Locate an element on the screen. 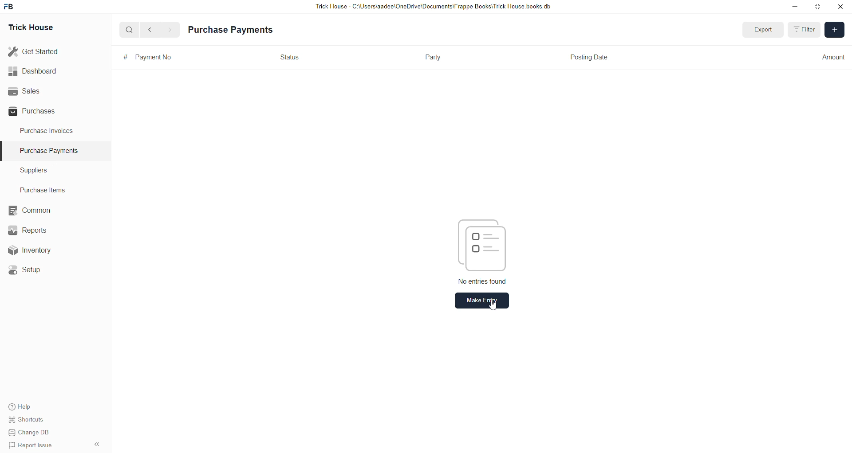 The image size is (852, 453). Purchase Payments is located at coordinates (231, 29).